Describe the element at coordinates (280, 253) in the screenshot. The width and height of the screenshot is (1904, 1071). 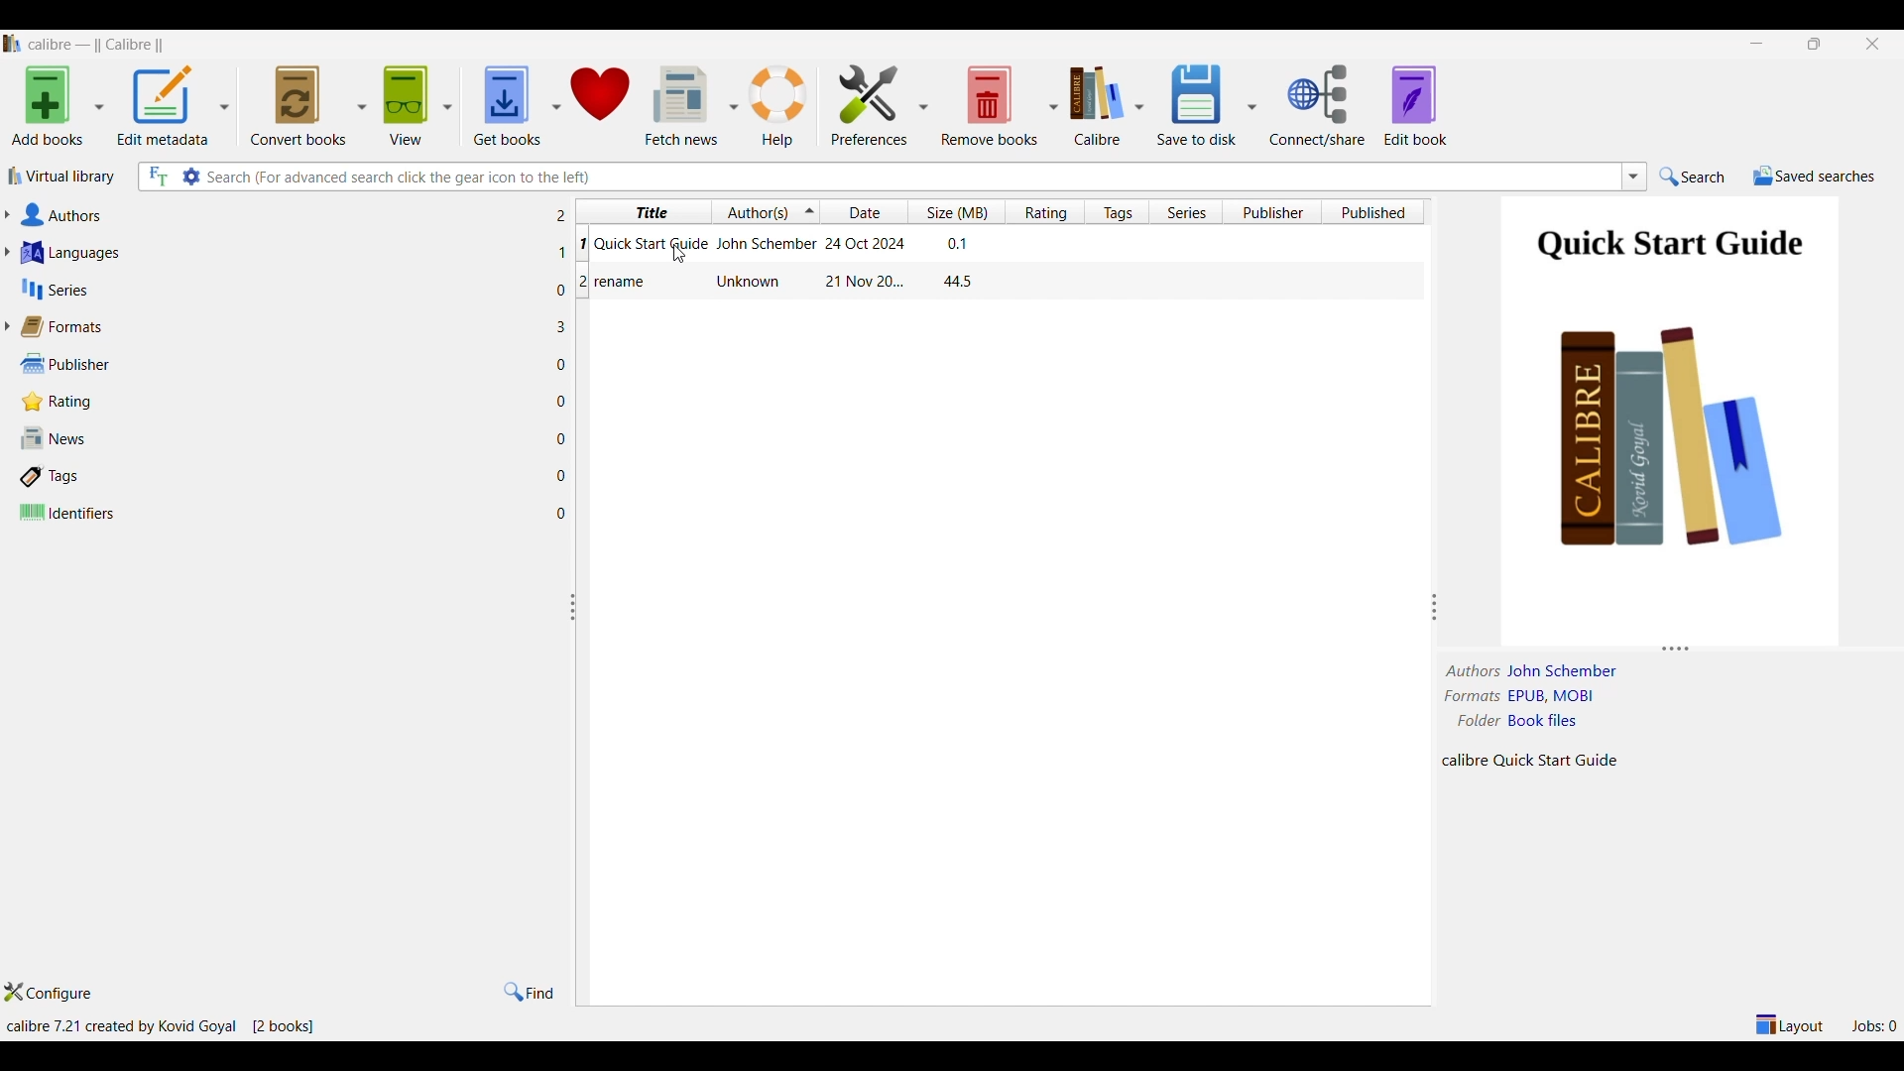
I see `Languages` at that location.